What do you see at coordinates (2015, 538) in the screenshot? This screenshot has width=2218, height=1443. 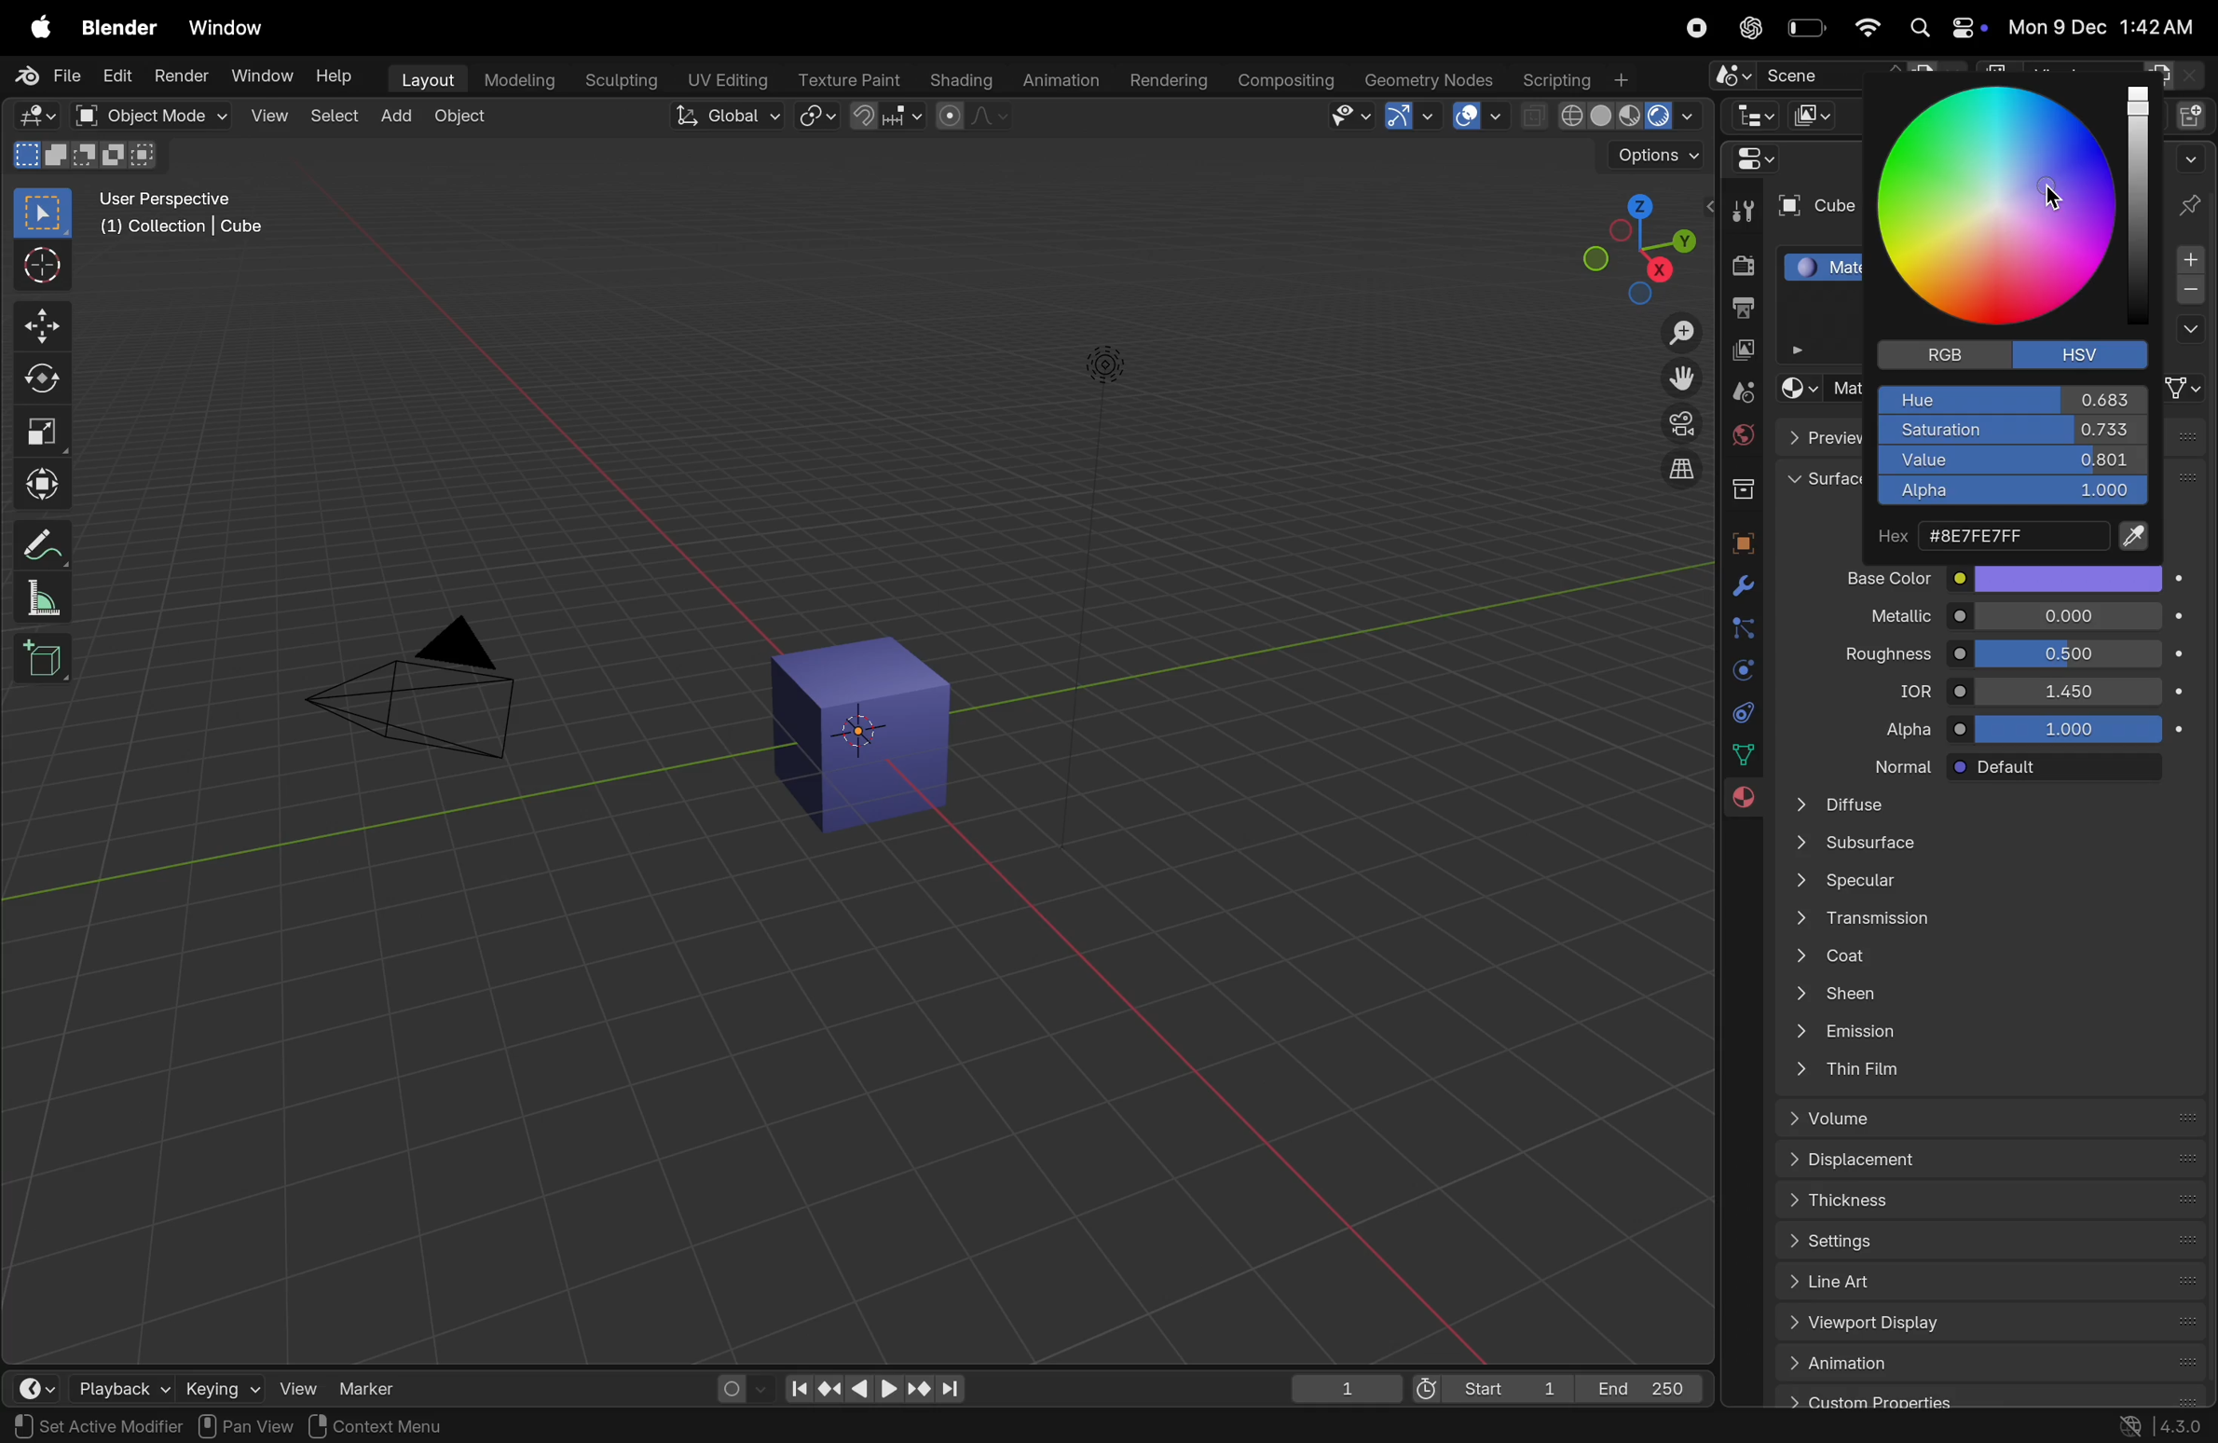 I see `color code` at bounding box center [2015, 538].